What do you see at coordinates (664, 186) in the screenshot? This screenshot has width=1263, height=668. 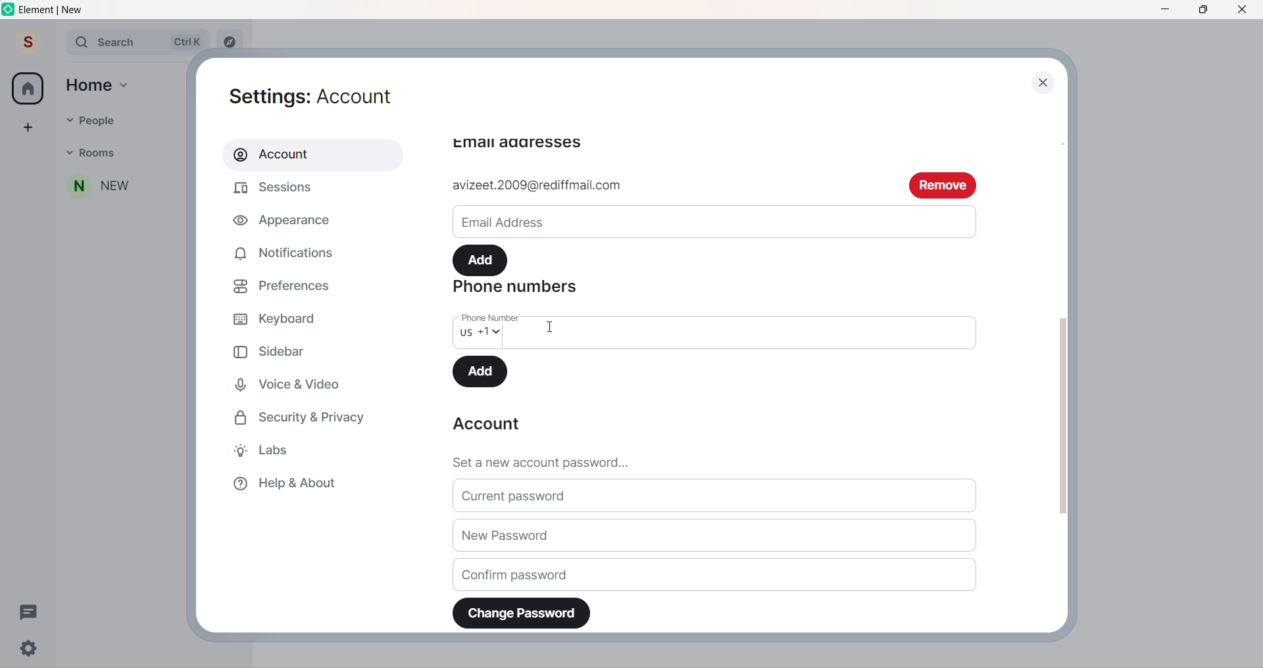 I see `add email id` at bounding box center [664, 186].